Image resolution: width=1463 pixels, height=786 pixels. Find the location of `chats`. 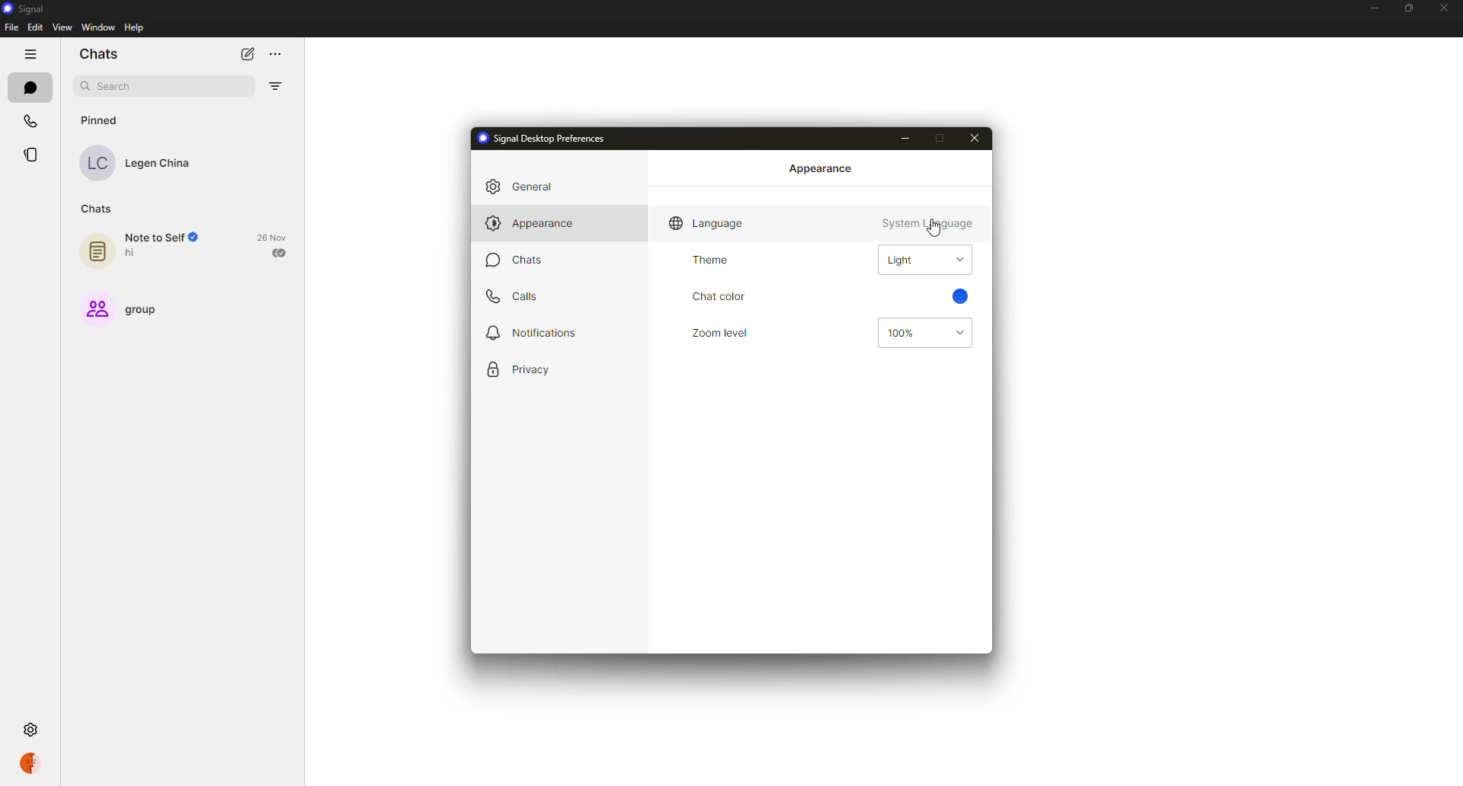

chats is located at coordinates (517, 260).